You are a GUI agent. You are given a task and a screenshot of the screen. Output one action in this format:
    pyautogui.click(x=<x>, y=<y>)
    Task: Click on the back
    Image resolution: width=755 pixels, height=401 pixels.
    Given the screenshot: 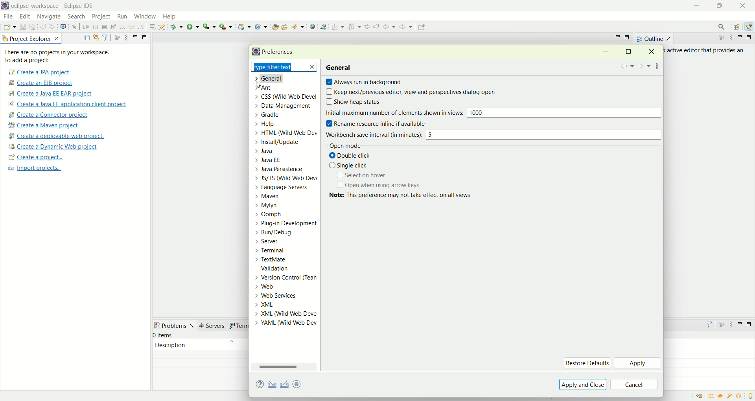 What is the action you would take?
    pyautogui.click(x=626, y=66)
    